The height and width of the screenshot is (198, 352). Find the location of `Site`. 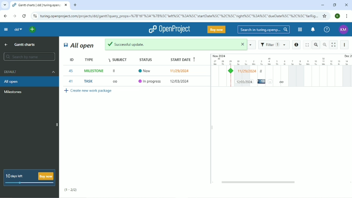

Site is located at coordinates (180, 16).